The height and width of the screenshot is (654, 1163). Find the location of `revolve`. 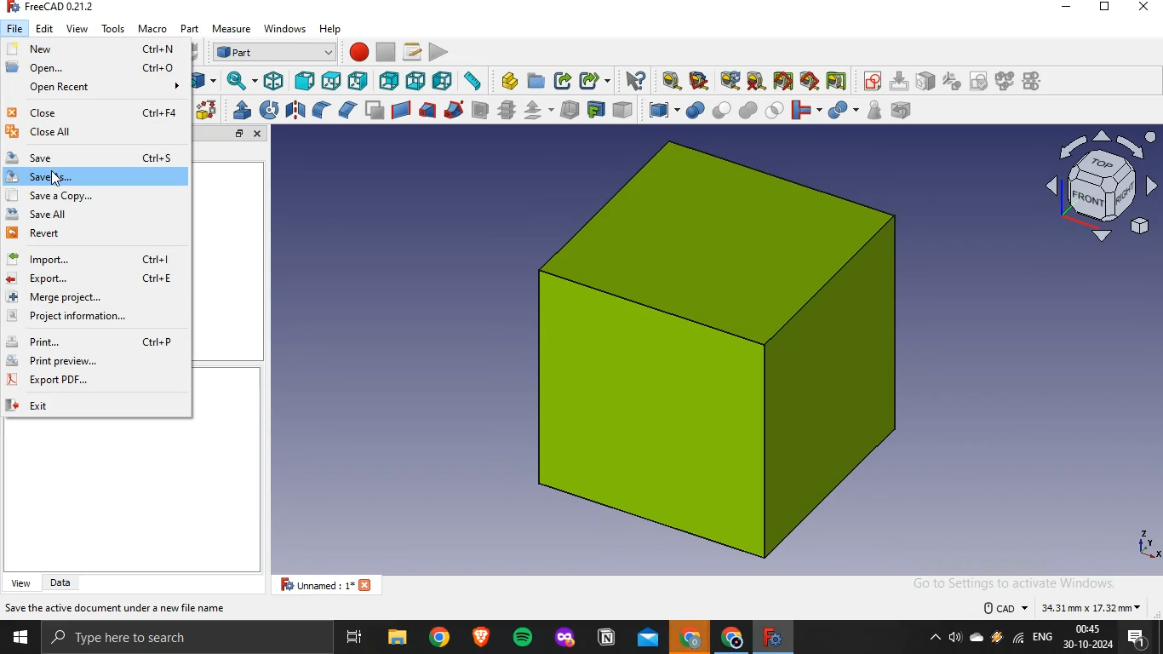

revolve is located at coordinates (269, 110).